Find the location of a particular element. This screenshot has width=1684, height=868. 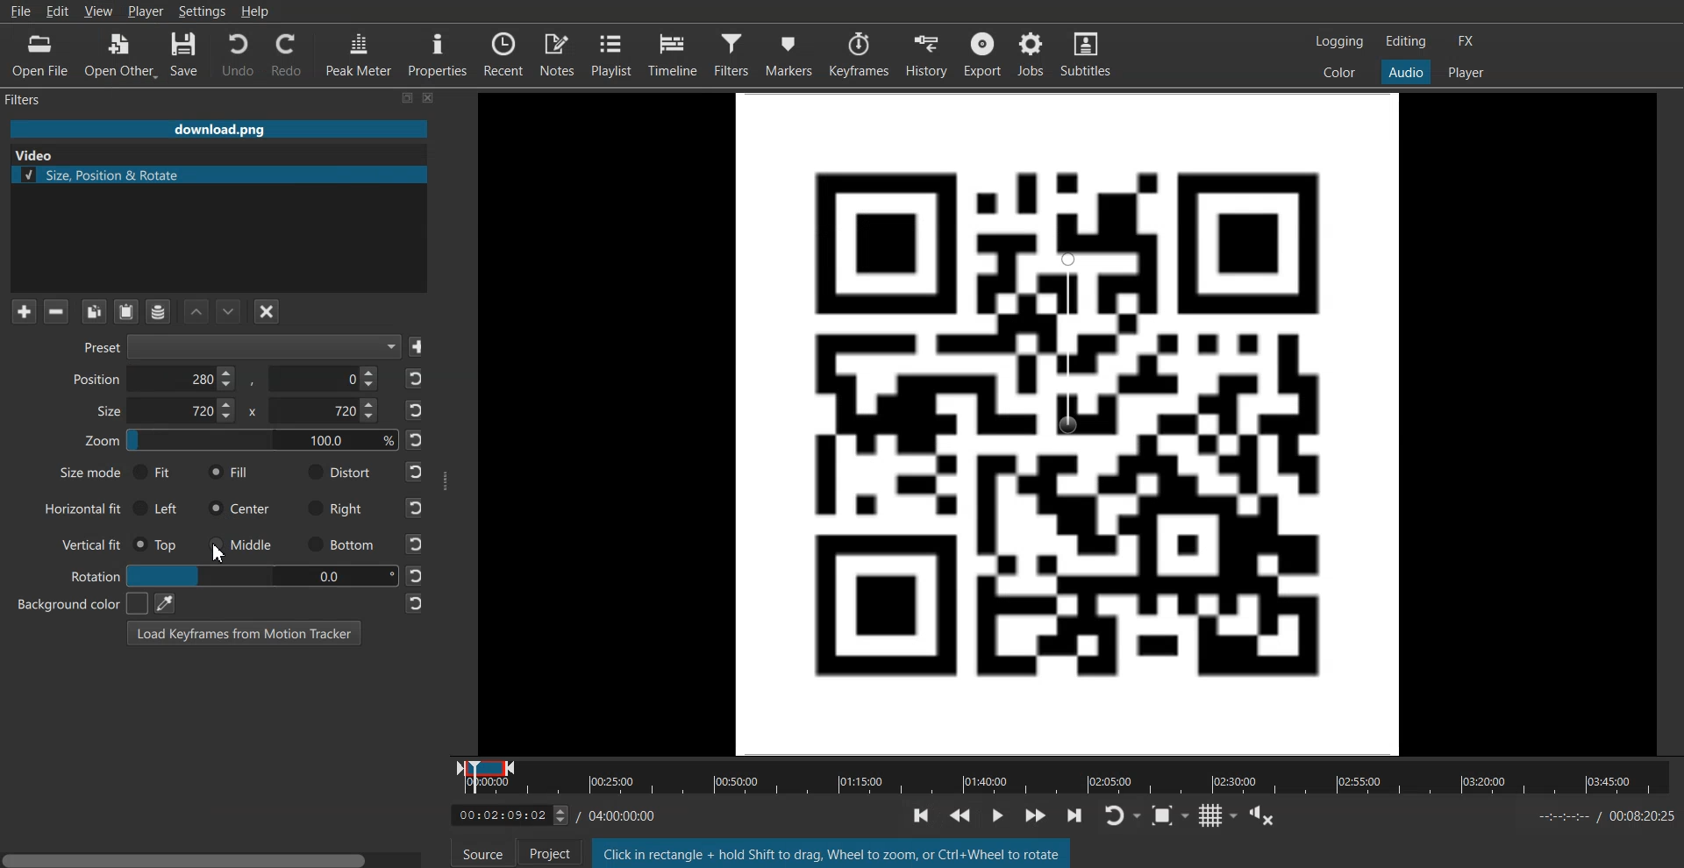

Notes is located at coordinates (558, 53).